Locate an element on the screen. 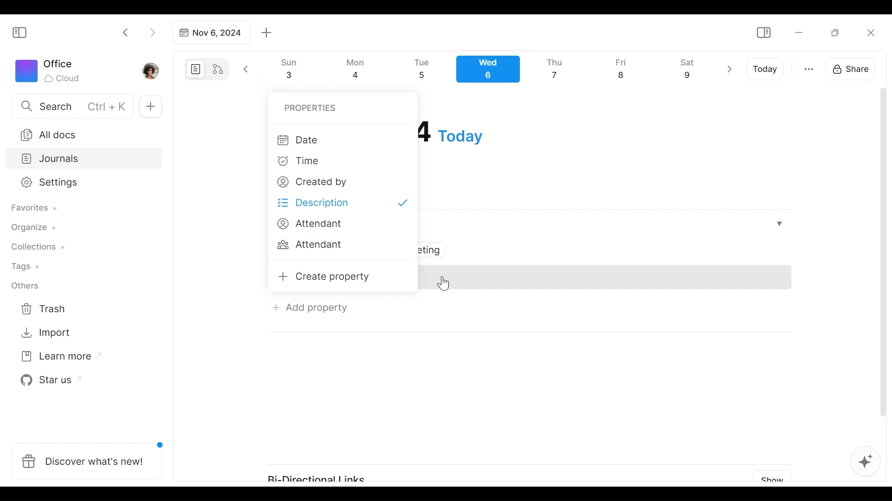  Learn more is located at coordinates (56, 358).